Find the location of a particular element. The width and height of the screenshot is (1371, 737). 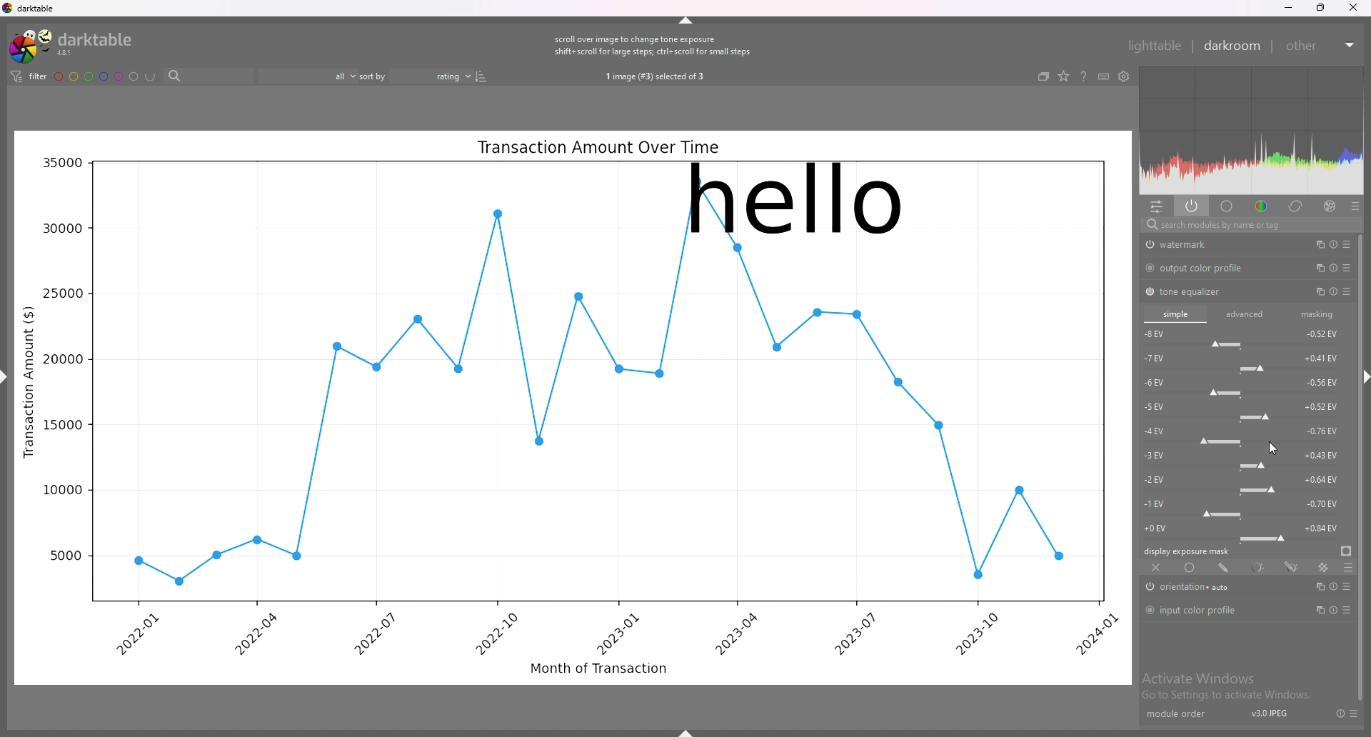

darkroom is located at coordinates (1233, 46).